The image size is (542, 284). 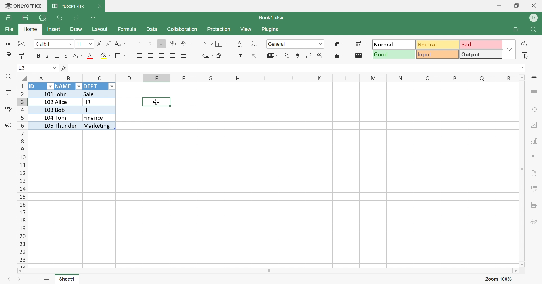 I want to click on Neutral, so click(x=438, y=44).